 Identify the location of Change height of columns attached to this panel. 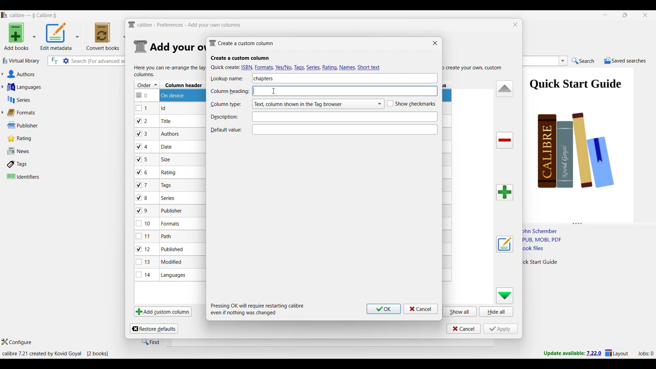
(589, 222).